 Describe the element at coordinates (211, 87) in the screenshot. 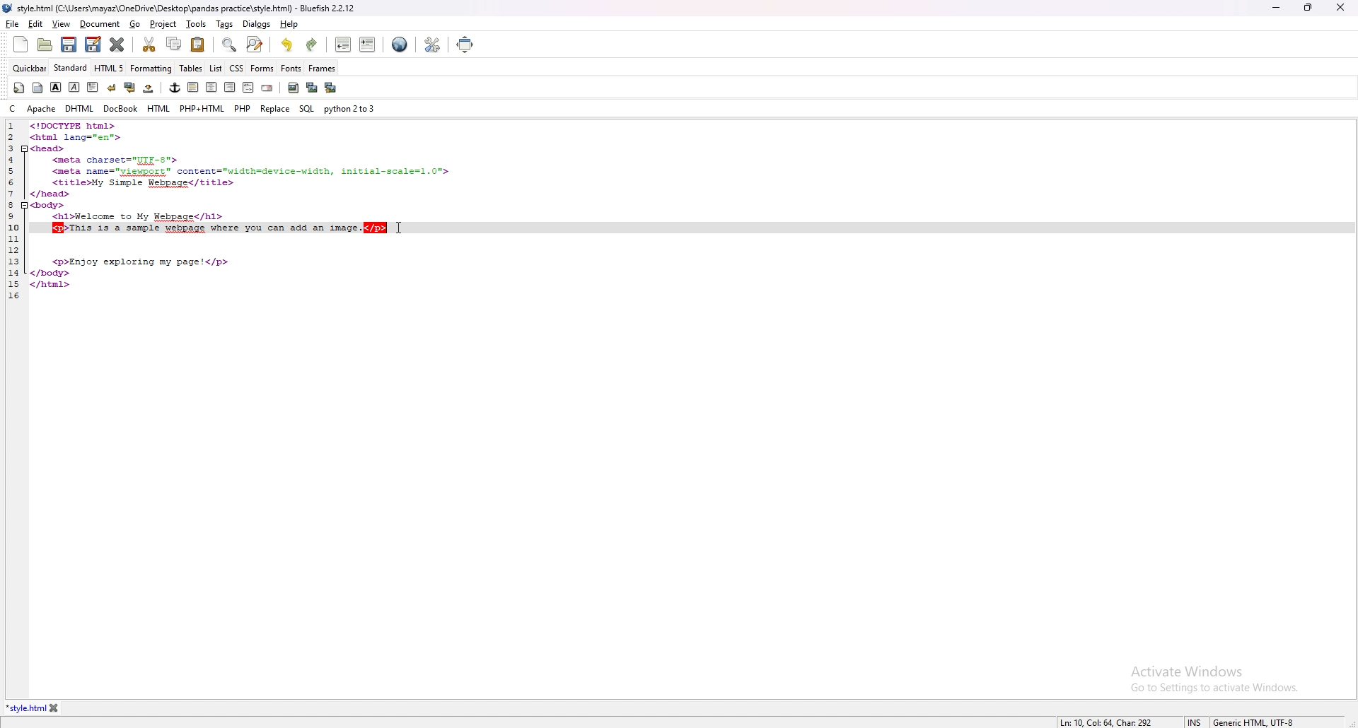

I see `center` at that location.